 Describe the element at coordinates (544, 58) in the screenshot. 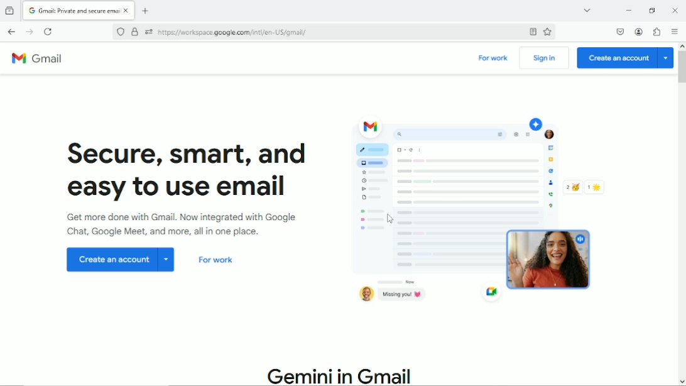

I see `Sign in` at that location.